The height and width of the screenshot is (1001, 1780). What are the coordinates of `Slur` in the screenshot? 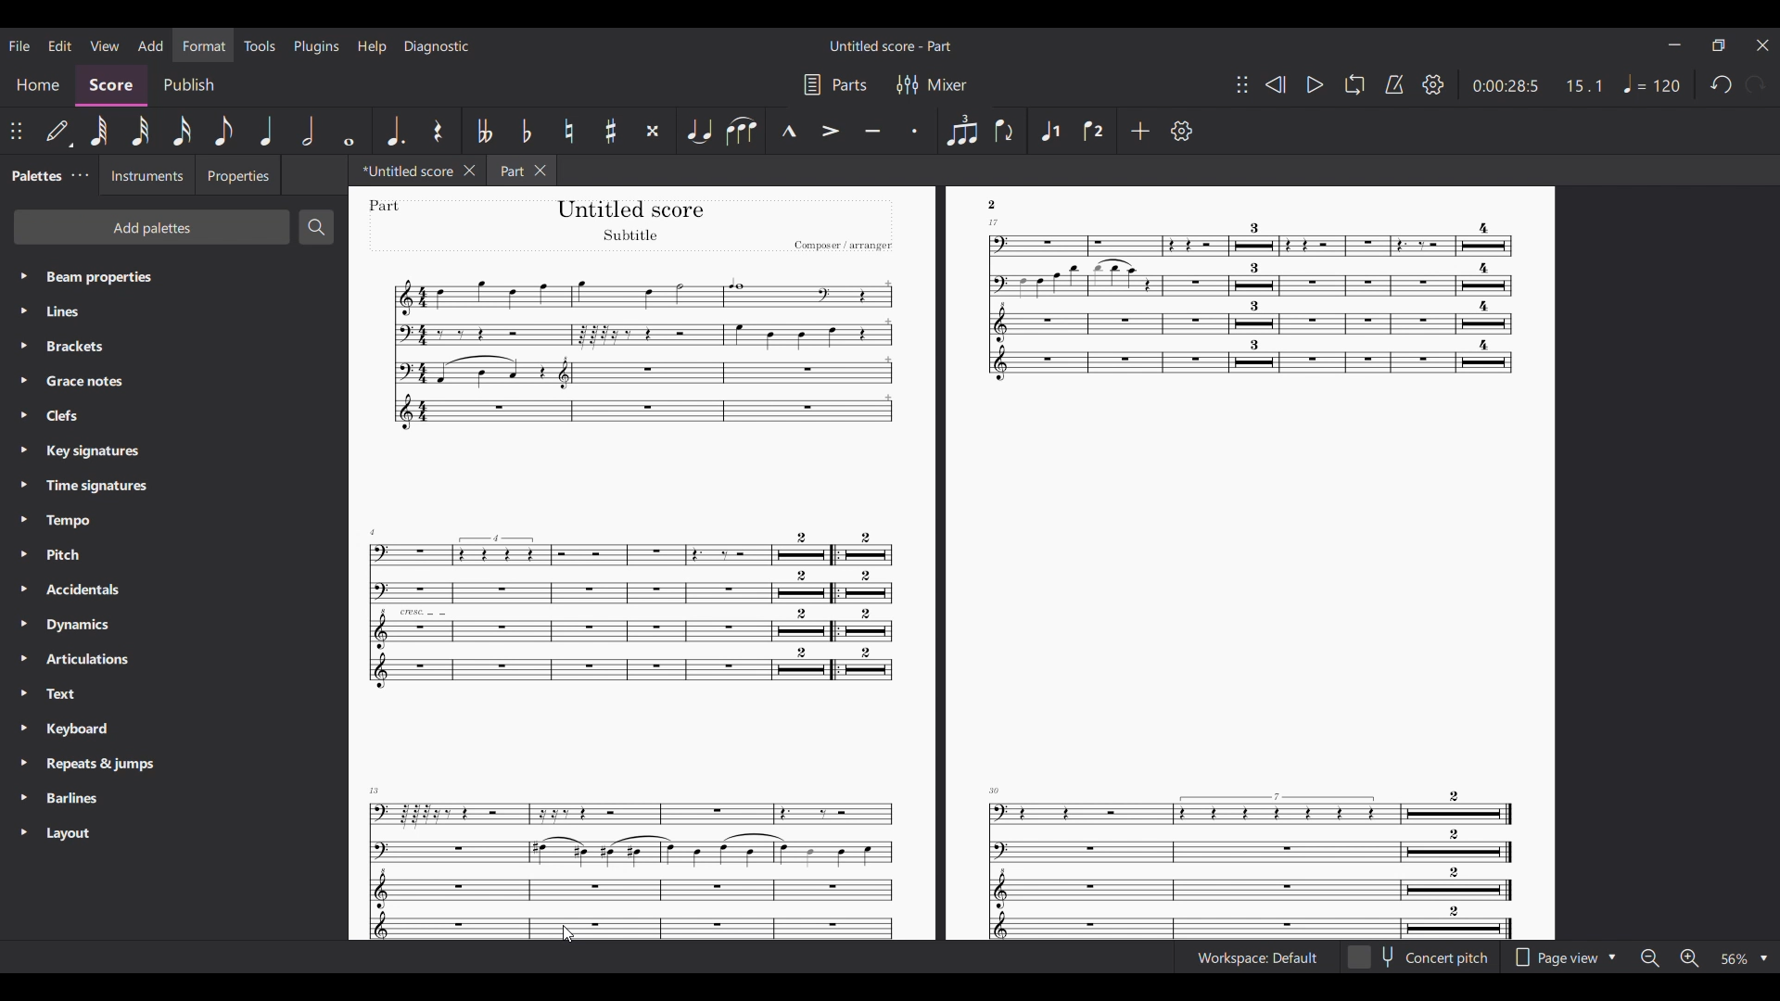 It's located at (742, 131).